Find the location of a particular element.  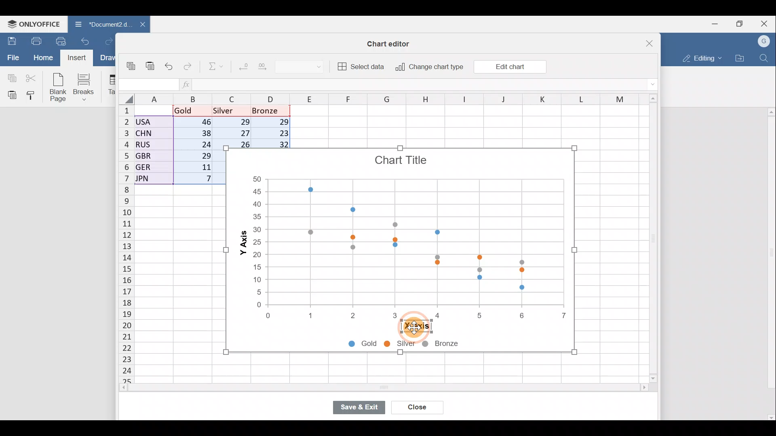

Copy is located at coordinates (10, 77).